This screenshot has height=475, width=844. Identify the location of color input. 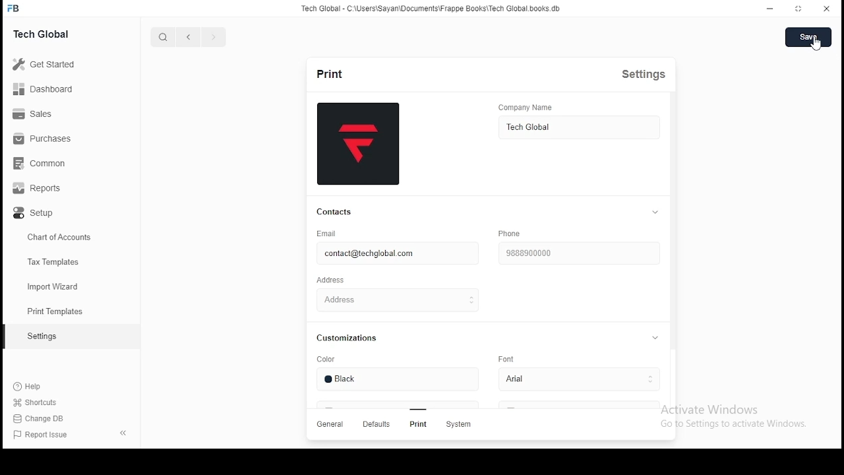
(396, 382).